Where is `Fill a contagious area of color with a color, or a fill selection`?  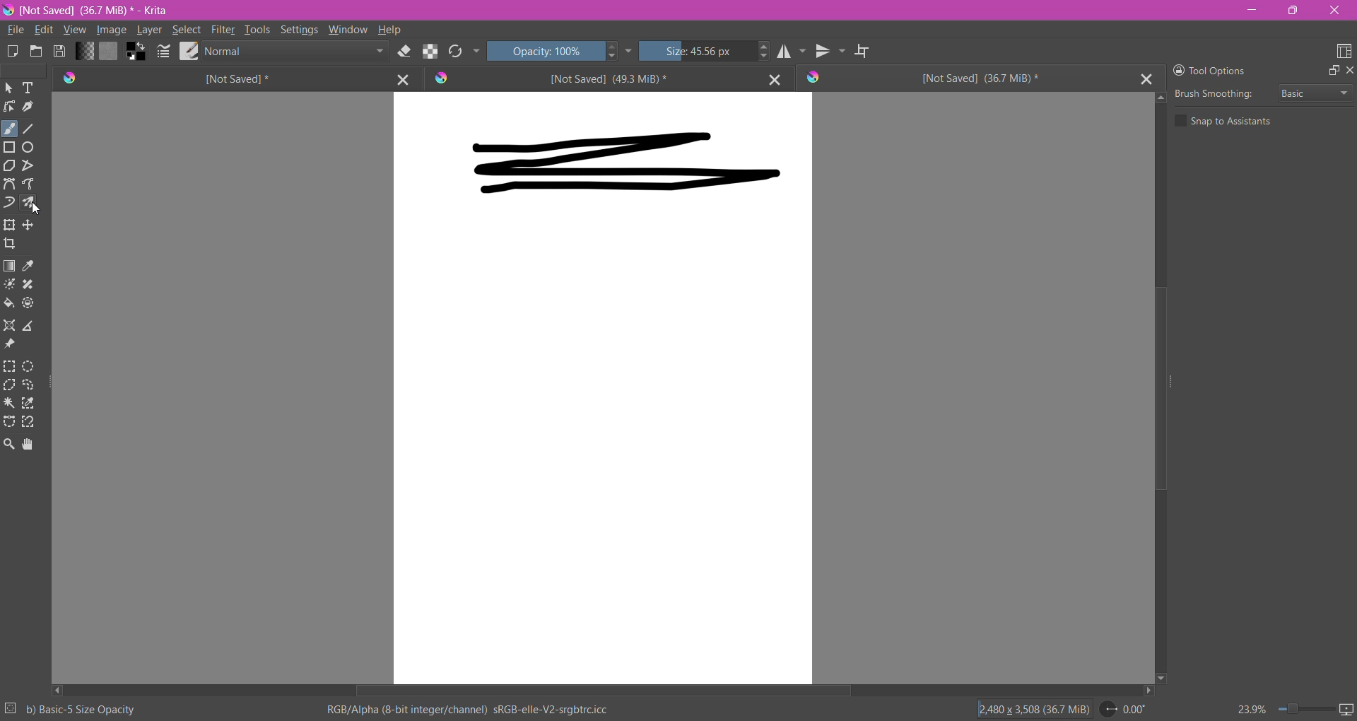 Fill a contagious area of color with a color, or a fill selection is located at coordinates (10, 303).